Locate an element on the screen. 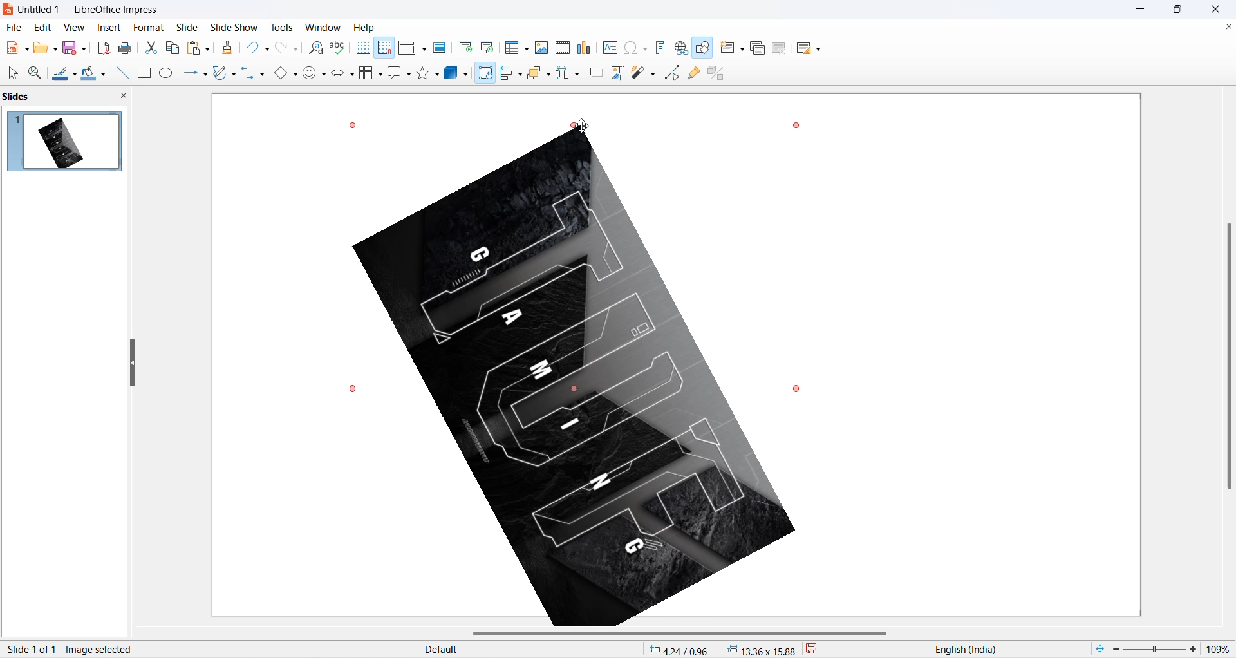 This screenshot has height=658, width=1236. display grid is located at coordinates (362, 47).